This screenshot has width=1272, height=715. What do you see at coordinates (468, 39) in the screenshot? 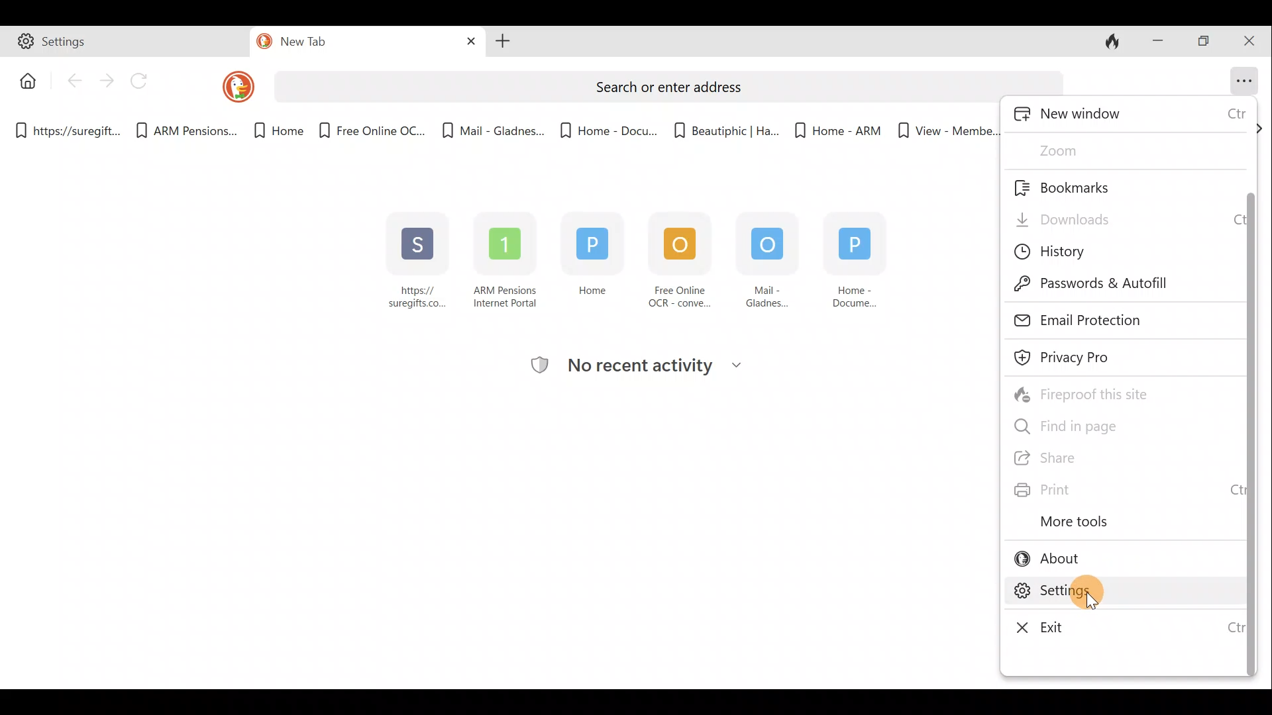
I see `Close tab` at bounding box center [468, 39].